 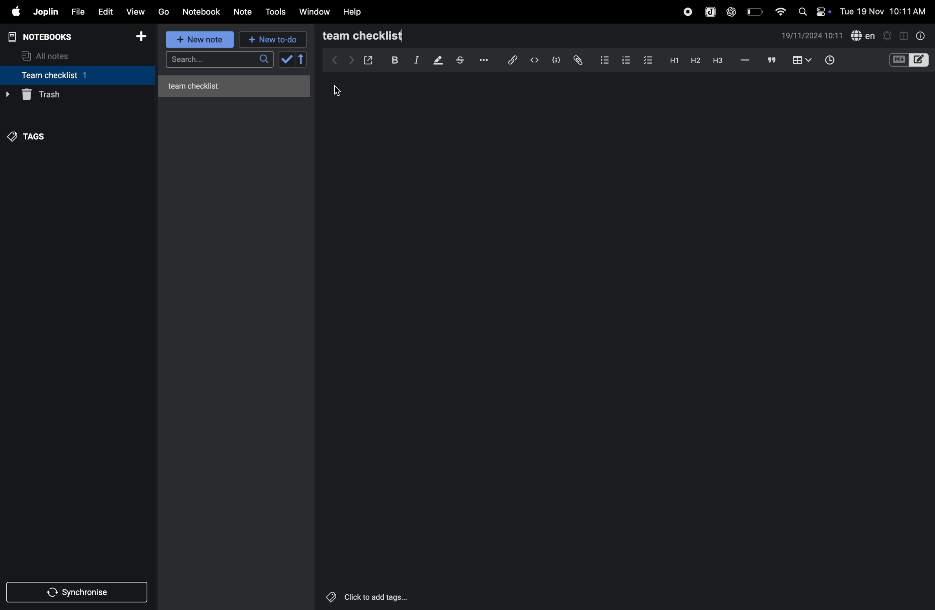 What do you see at coordinates (624, 59) in the screenshot?
I see `numbered list` at bounding box center [624, 59].